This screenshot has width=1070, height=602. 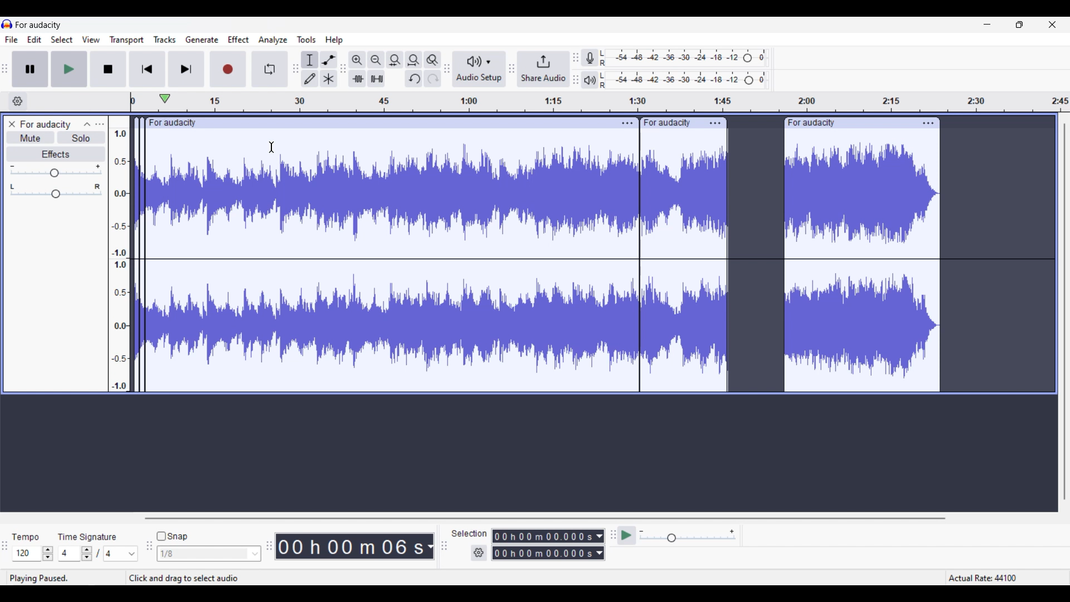 I want to click on tempo, so click(x=26, y=537).